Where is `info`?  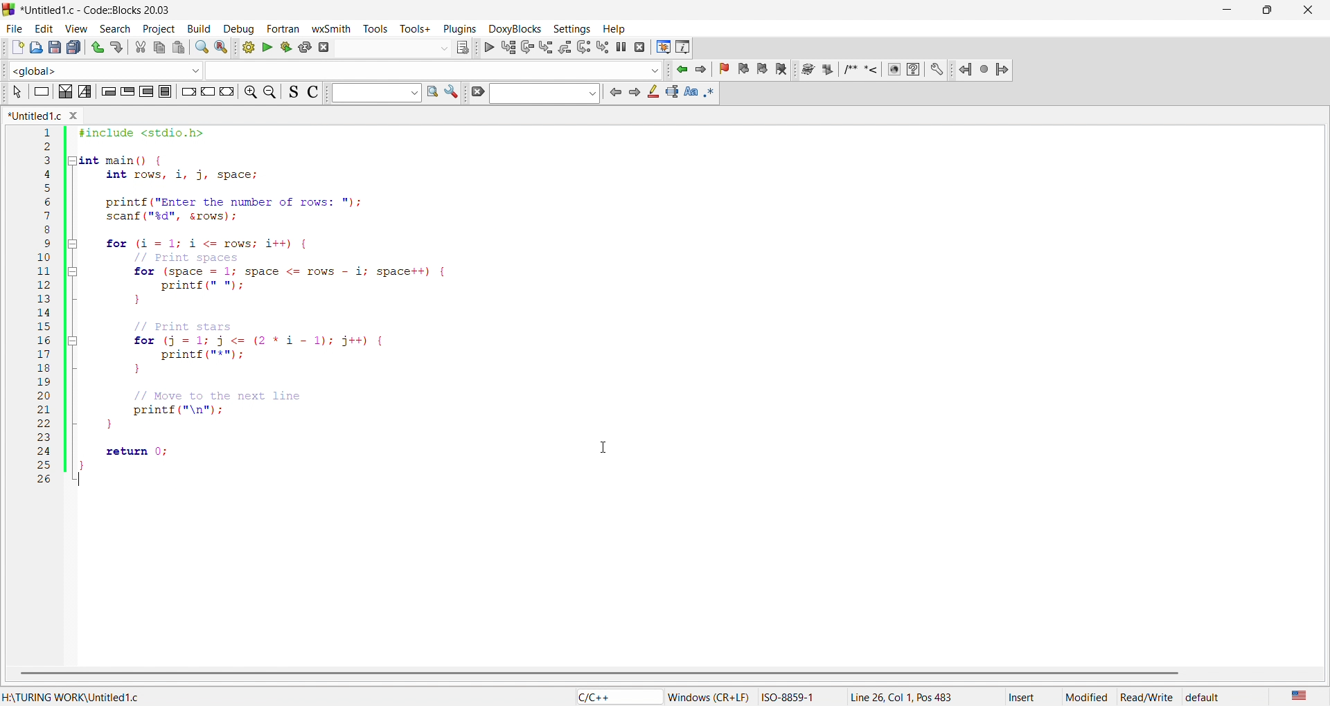
info is located at coordinates (681, 47).